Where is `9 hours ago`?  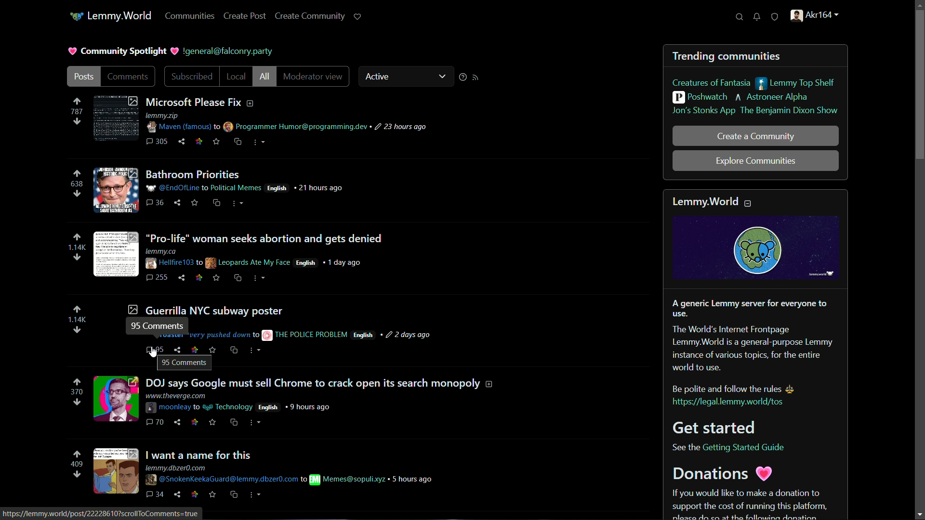 9 hours ago is located at coordinates (309, 407).